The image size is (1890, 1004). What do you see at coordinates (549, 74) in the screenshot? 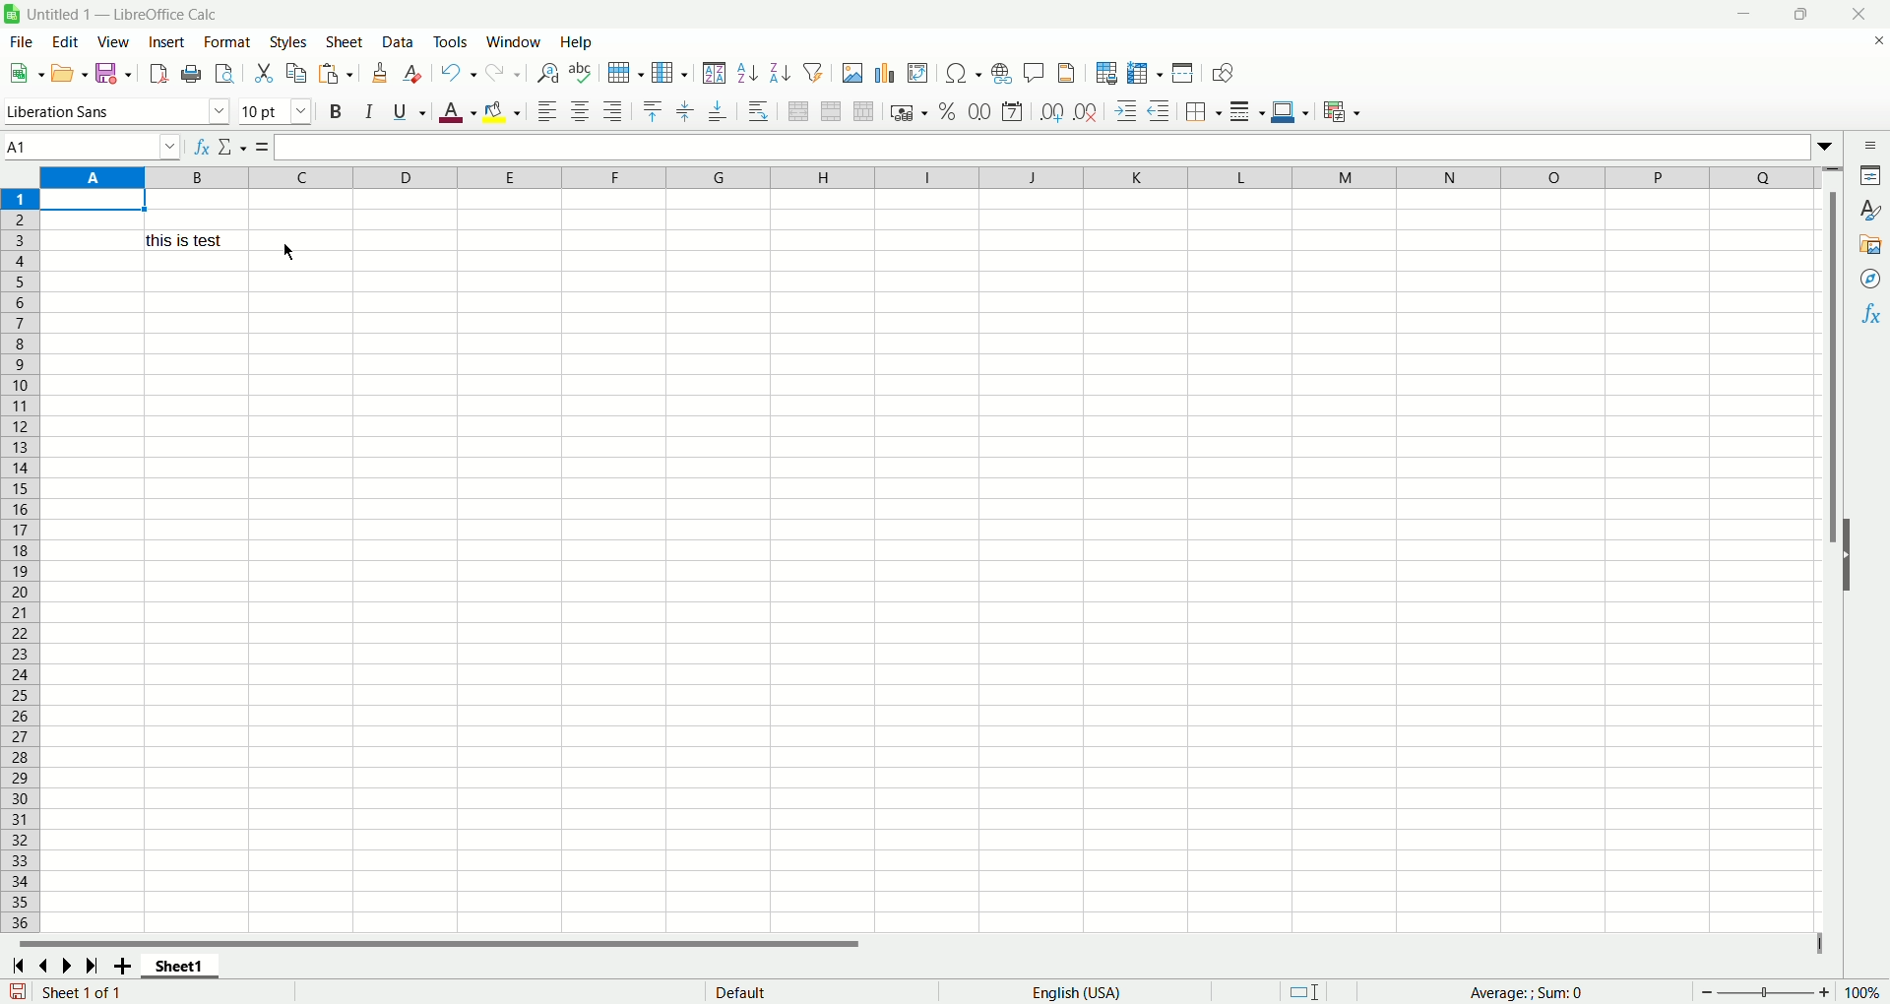
I see `find and replace` at bounding box center [549, 74].